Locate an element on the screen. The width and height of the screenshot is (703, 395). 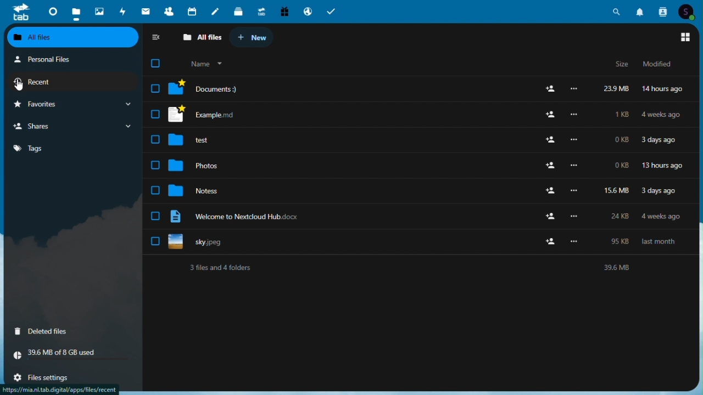
notess is located at coordinates (198, 191).